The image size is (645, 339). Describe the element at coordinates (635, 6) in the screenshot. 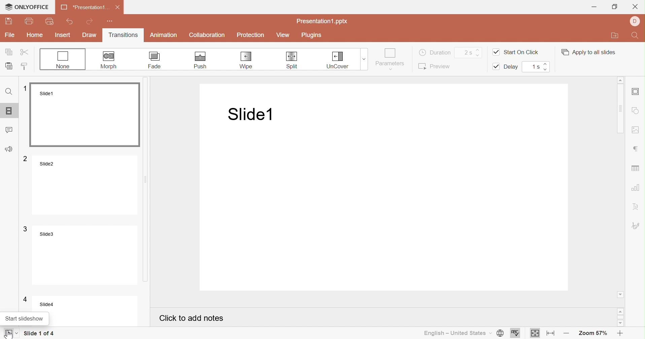

I see `Close` at that location.